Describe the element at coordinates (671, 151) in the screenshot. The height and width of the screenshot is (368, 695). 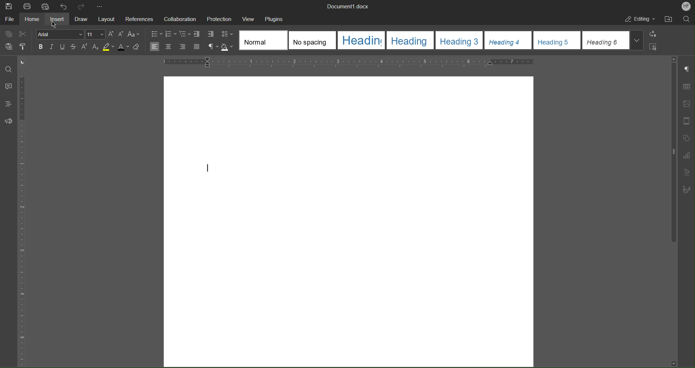
I see `vertical scroll bar` at that location.